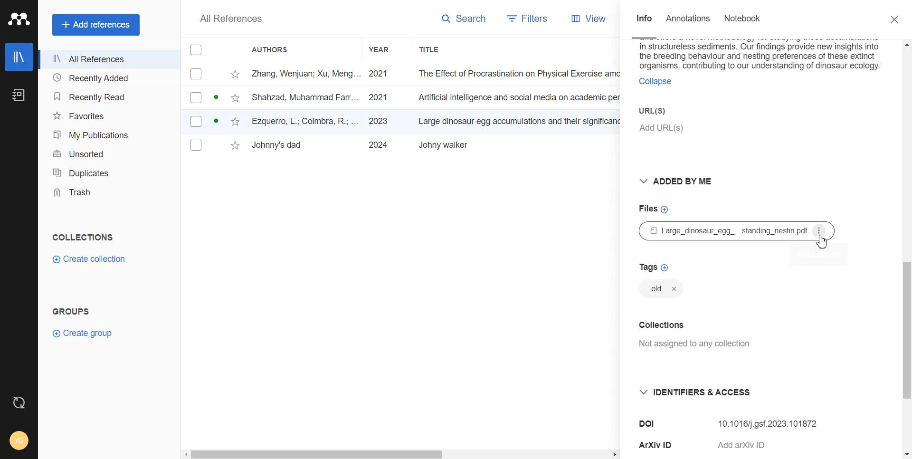  What do you see at coordinates (378, 74) in the screenshot?
I see `2021` at bounding box center [378, 74].